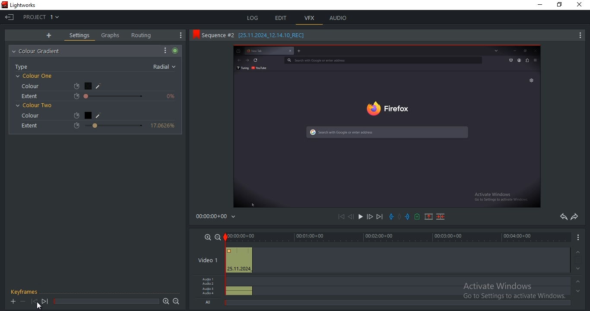 The width and height of the screenshot is (590, 311). Describe the element at coordinates (209, 289) in the screenshot. I see `Audio 3` at that location.